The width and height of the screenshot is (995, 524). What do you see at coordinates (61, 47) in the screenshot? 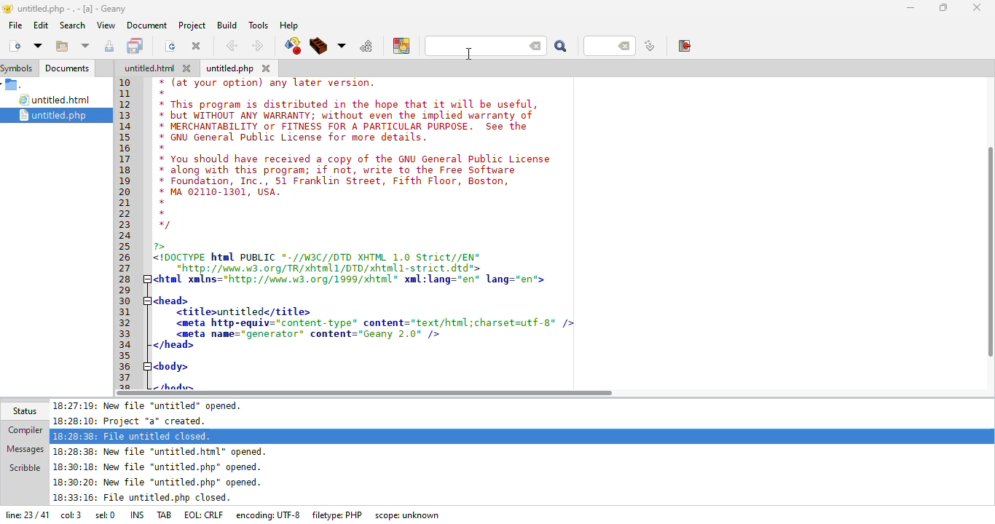
I see `open existing` at bounding box center [61, 47].